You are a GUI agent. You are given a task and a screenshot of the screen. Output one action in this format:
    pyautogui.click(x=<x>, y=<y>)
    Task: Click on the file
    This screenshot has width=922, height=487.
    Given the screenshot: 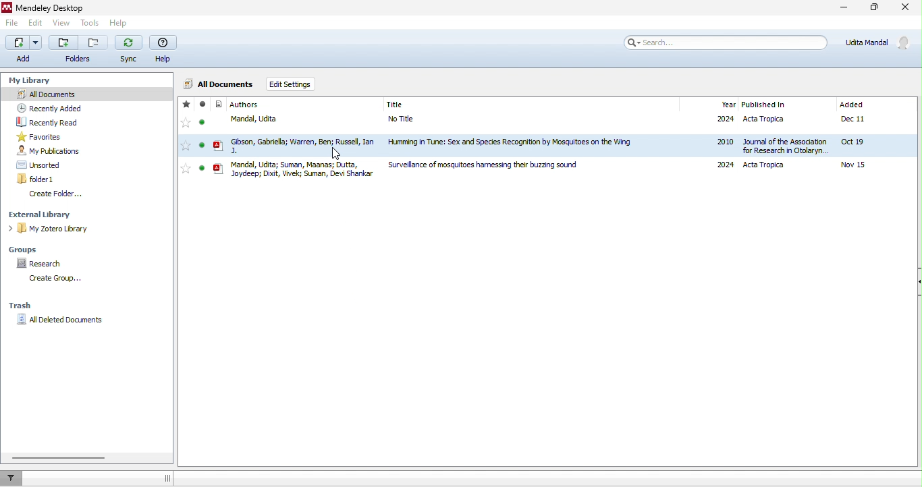 What is the action you would take?
    pyautogui.click(x=571, y=145)
    